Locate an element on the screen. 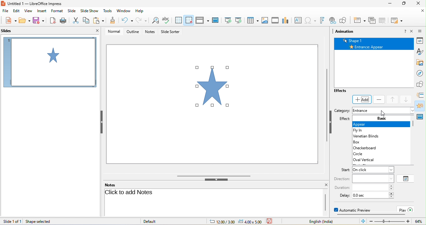 The width and height of the screenshot is (426, 225). cut is located at coordinates (76, 20).